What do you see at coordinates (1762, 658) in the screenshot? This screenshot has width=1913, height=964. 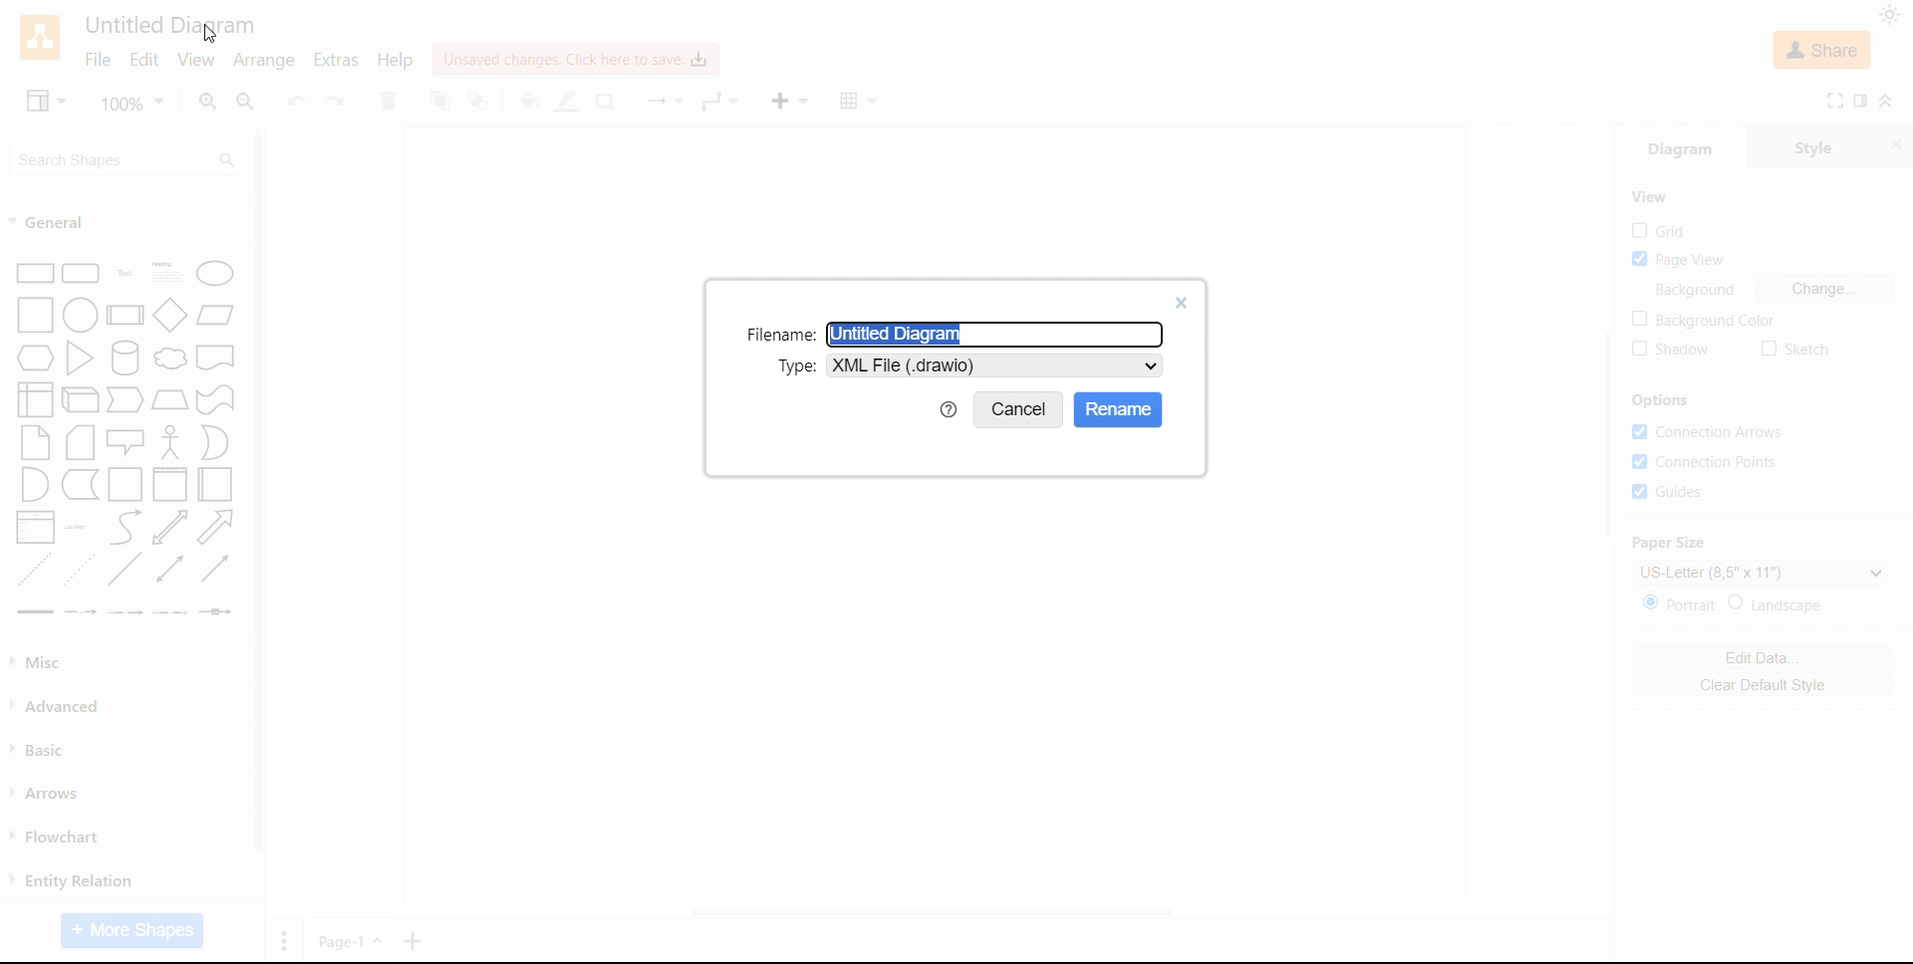 I see `Edit data ` at bounding box center [1762, 658].